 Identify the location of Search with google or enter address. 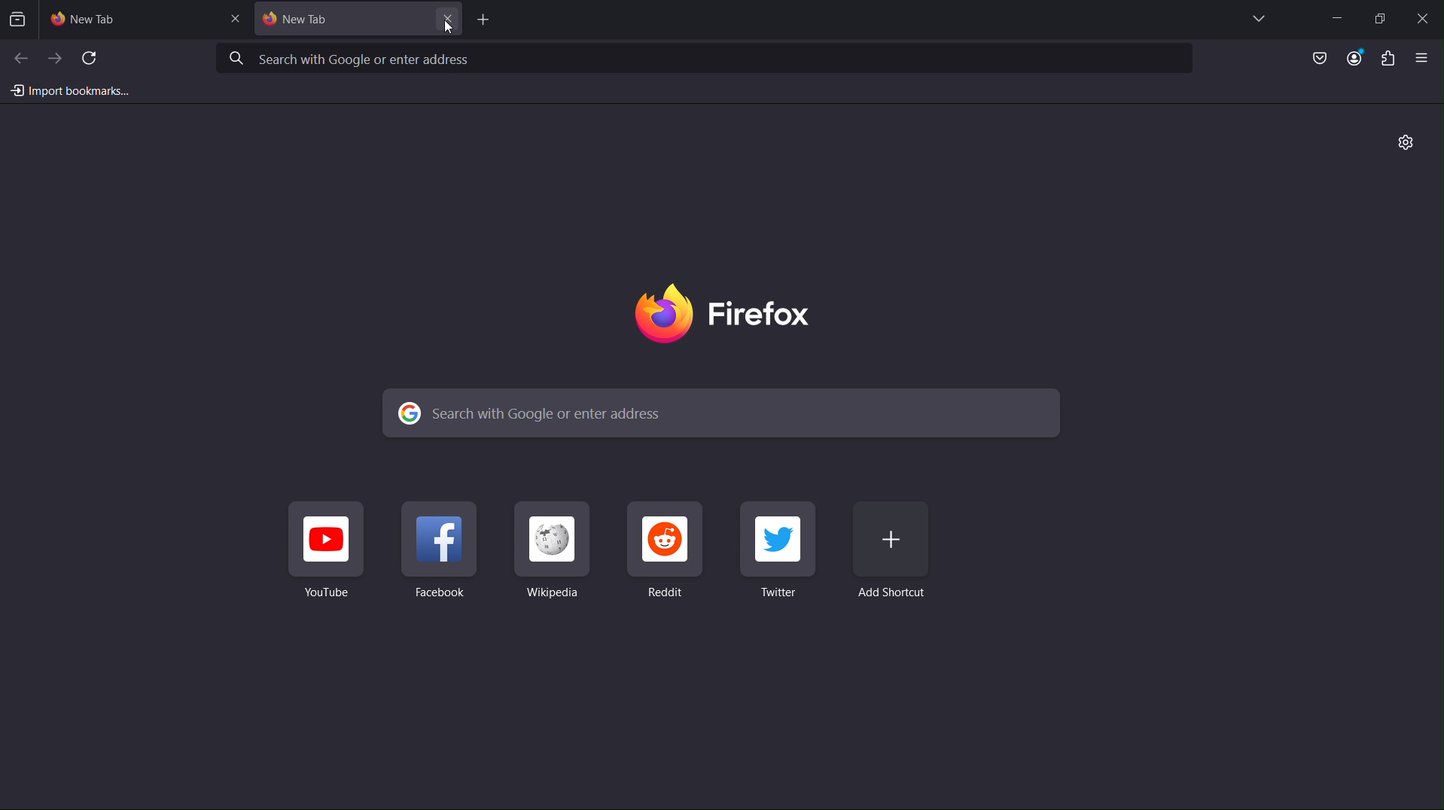
(720, 413).